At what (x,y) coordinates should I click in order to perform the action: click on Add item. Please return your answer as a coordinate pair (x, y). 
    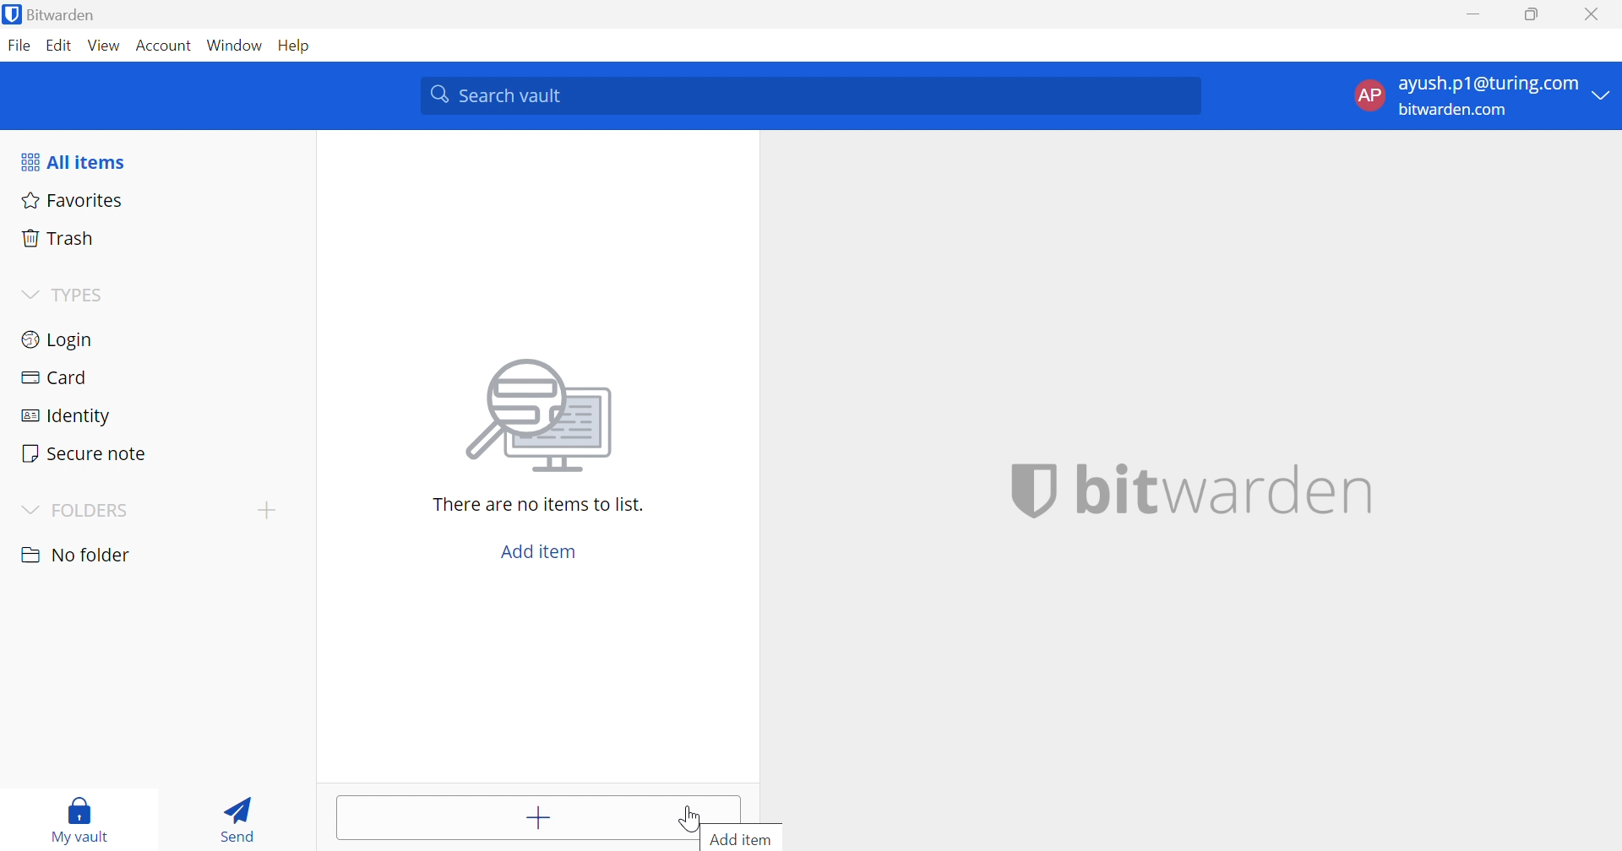
    Looking at the image, I should click on (743, 839).